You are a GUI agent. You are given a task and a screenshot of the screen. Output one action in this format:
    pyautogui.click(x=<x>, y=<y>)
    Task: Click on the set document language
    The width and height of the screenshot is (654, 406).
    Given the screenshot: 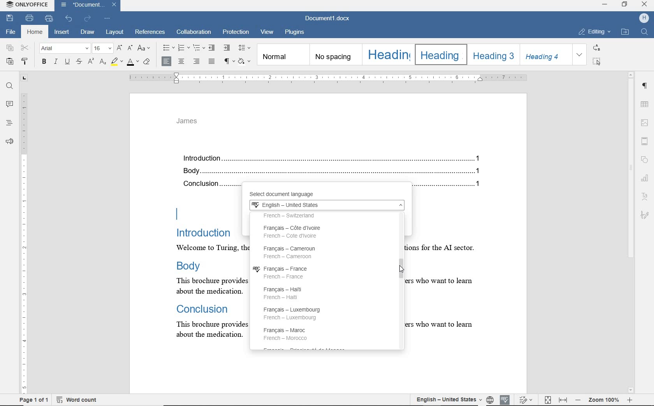 What is the action you would take?
    pyautogui.click(x=445, y=399)
    